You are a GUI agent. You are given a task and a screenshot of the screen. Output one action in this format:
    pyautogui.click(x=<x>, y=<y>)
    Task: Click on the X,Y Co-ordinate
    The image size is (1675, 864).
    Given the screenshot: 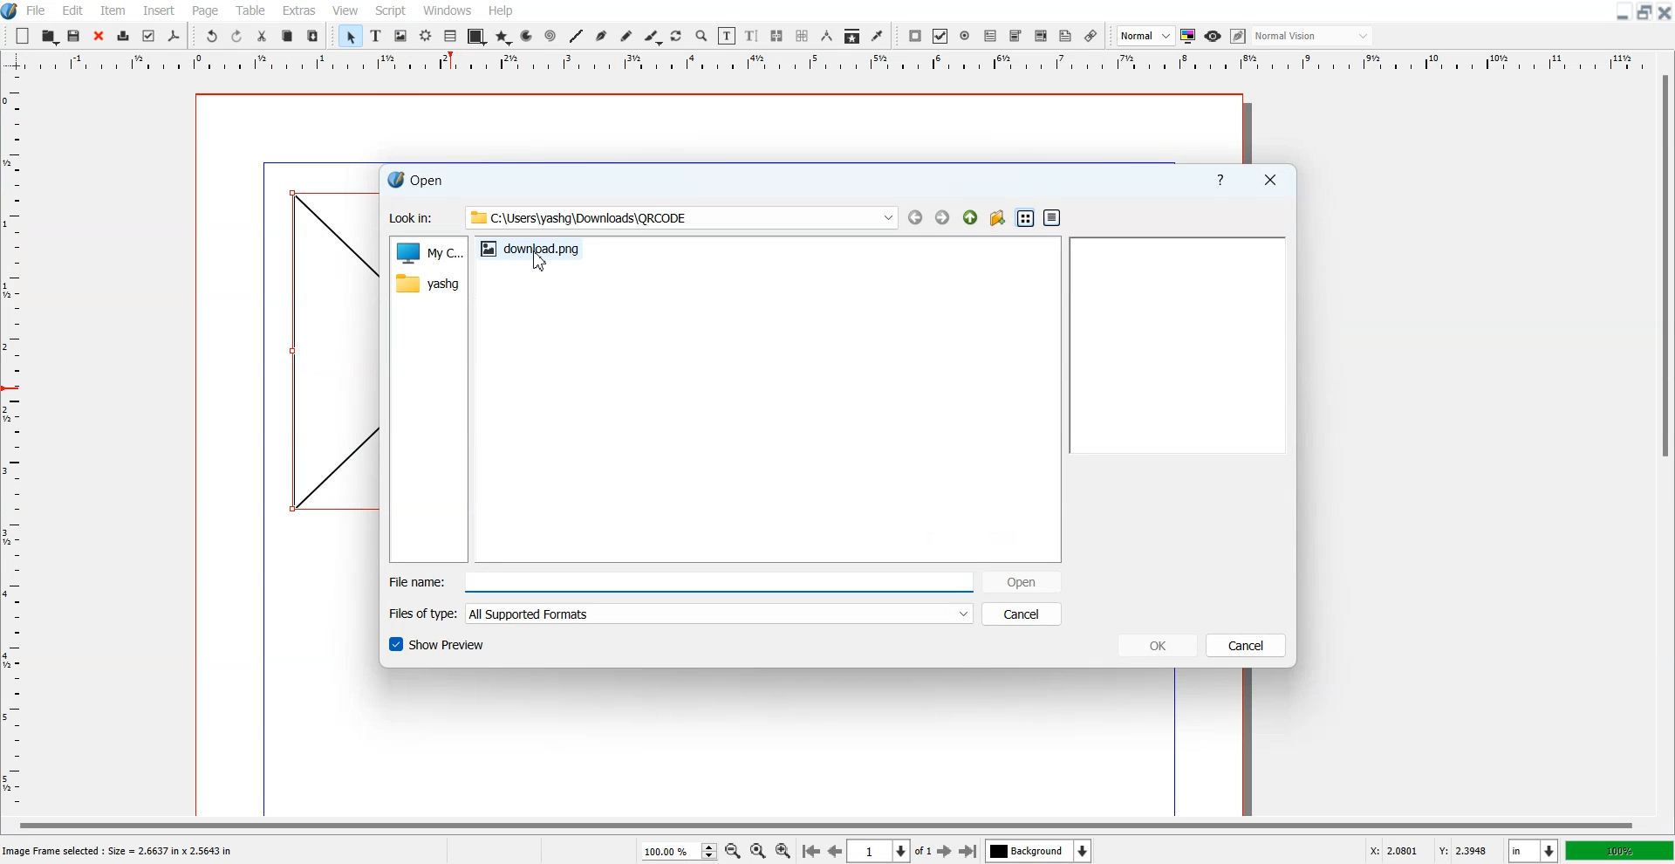 What is the action you would take?
    pyautogui.click(x=1432, y=849)
    